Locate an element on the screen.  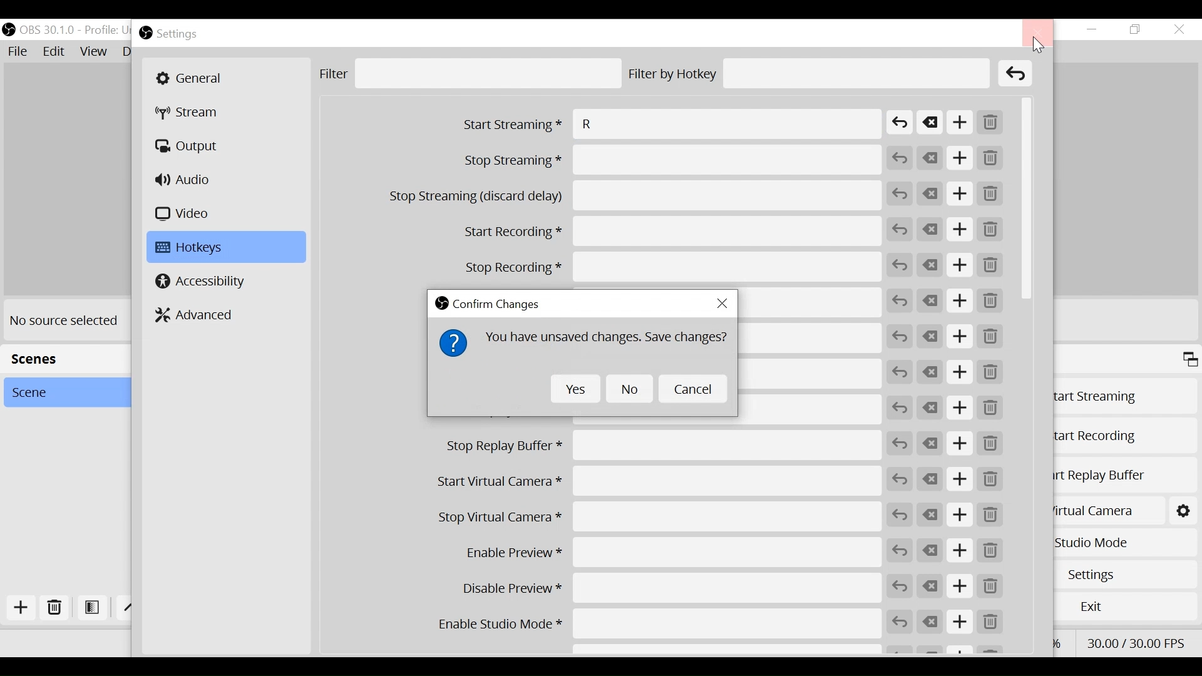
Add is located at coordinates (960, 374).